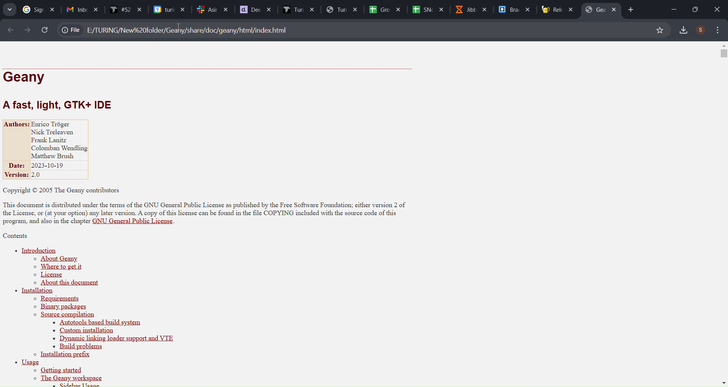 The height and width of the screenshot is (387, 728). What do you see at coordinates (75, 346) in the screenshot?
I see `build problems` at bounding box center [75, 346].